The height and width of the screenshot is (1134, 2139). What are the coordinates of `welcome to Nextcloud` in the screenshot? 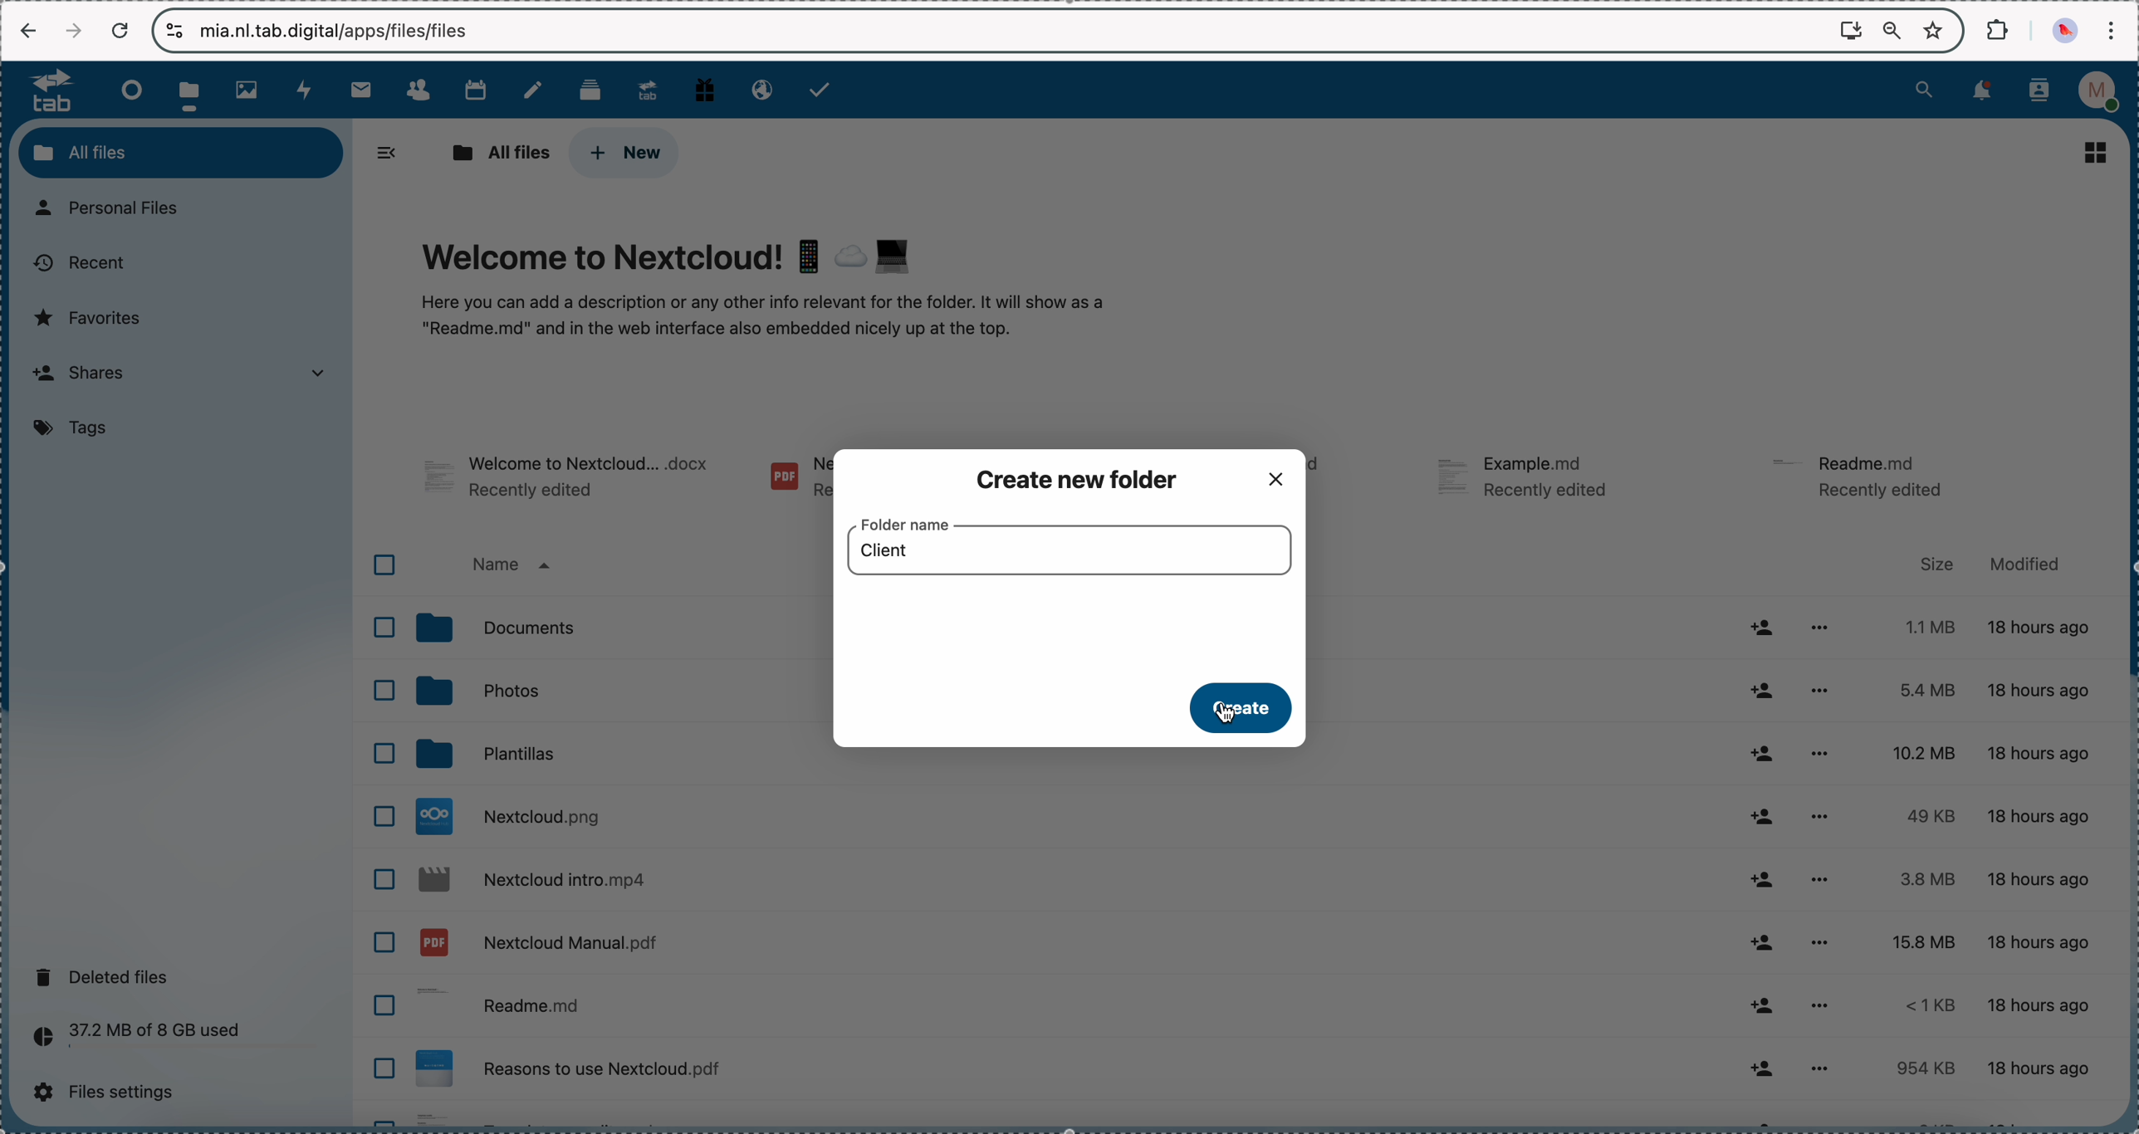 It's located at (766, 291).